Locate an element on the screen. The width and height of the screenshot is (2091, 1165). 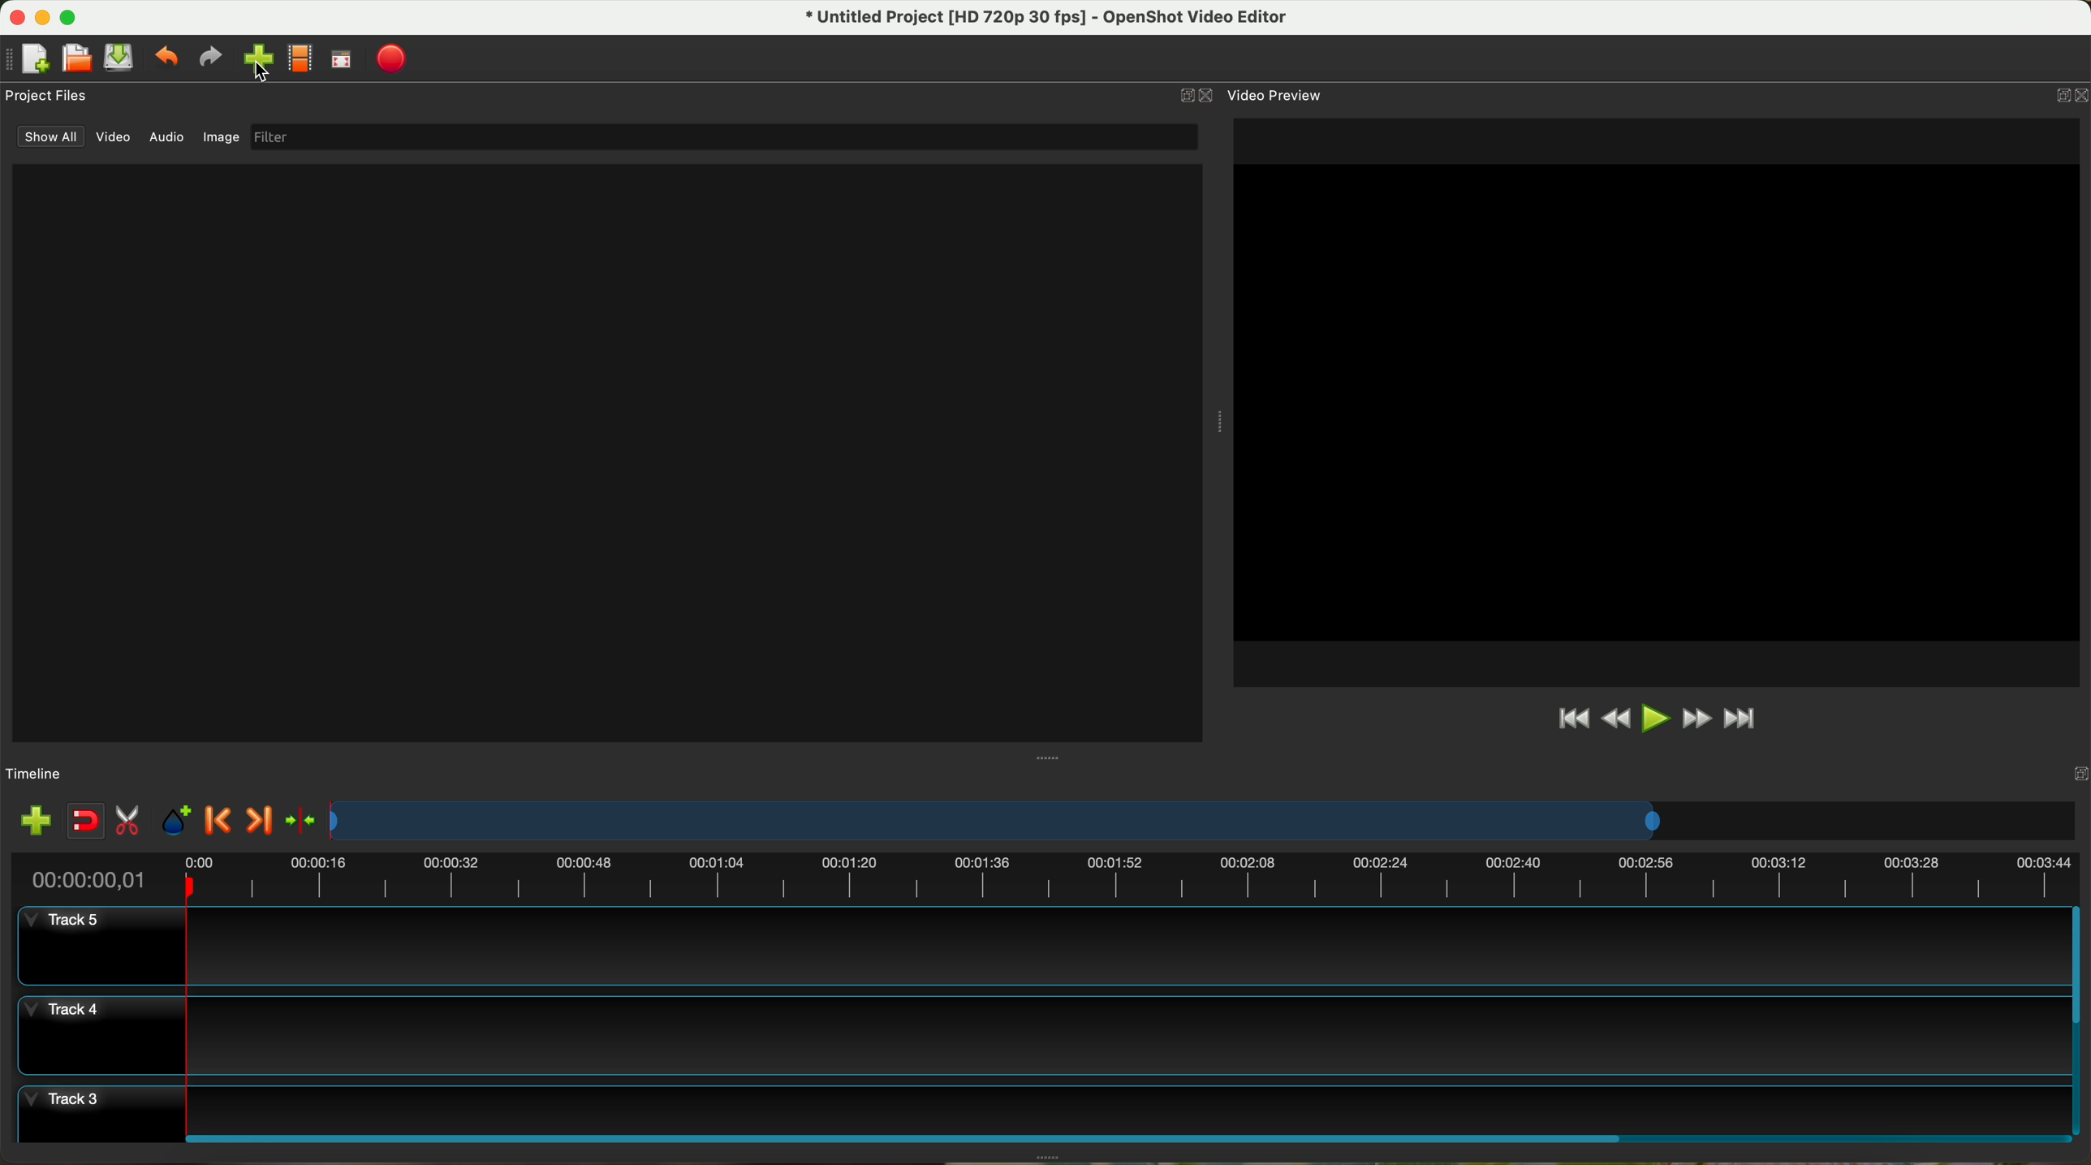
video is located at coordinates (114, 137).